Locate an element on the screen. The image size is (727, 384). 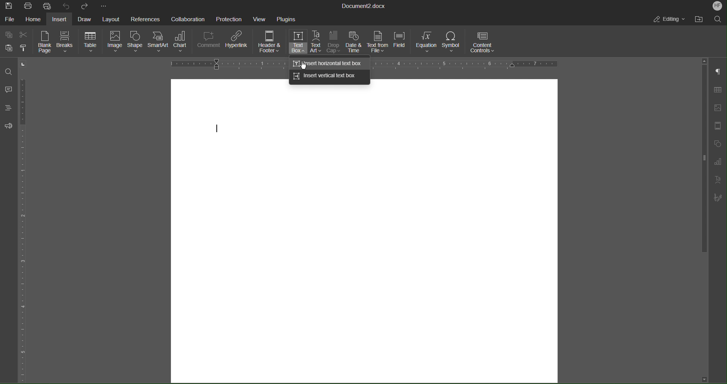
Comments is located at coordinates (9, 89).